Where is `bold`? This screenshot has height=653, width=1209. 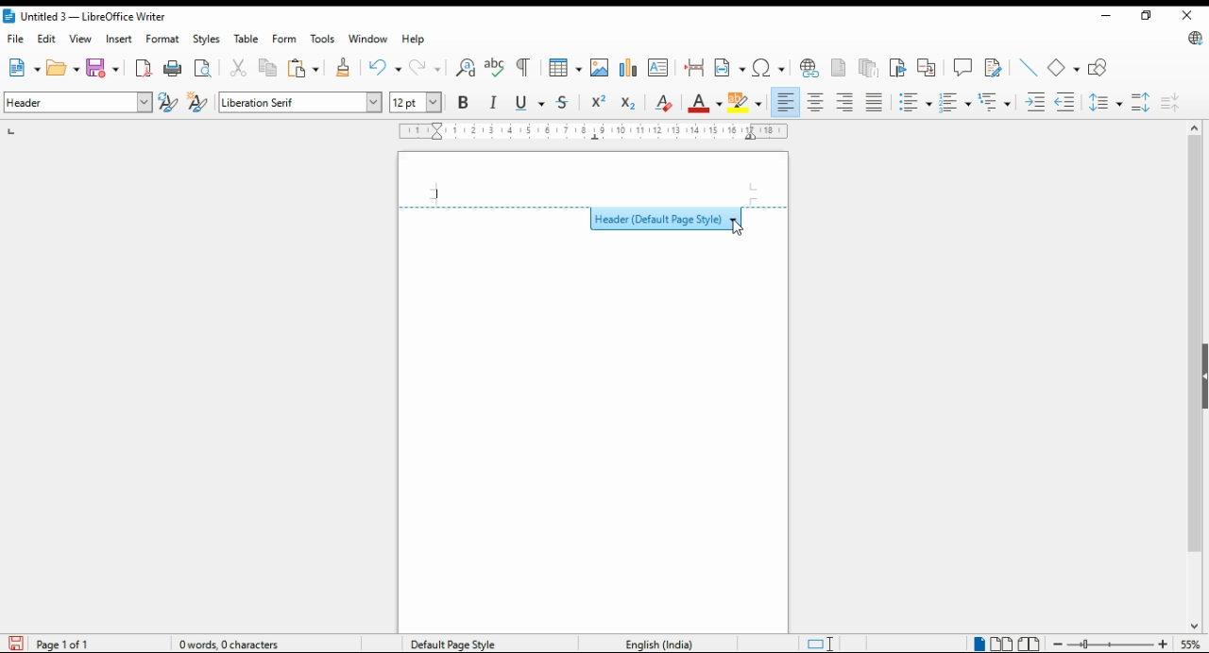 bold is located at coordinates (463, 101).